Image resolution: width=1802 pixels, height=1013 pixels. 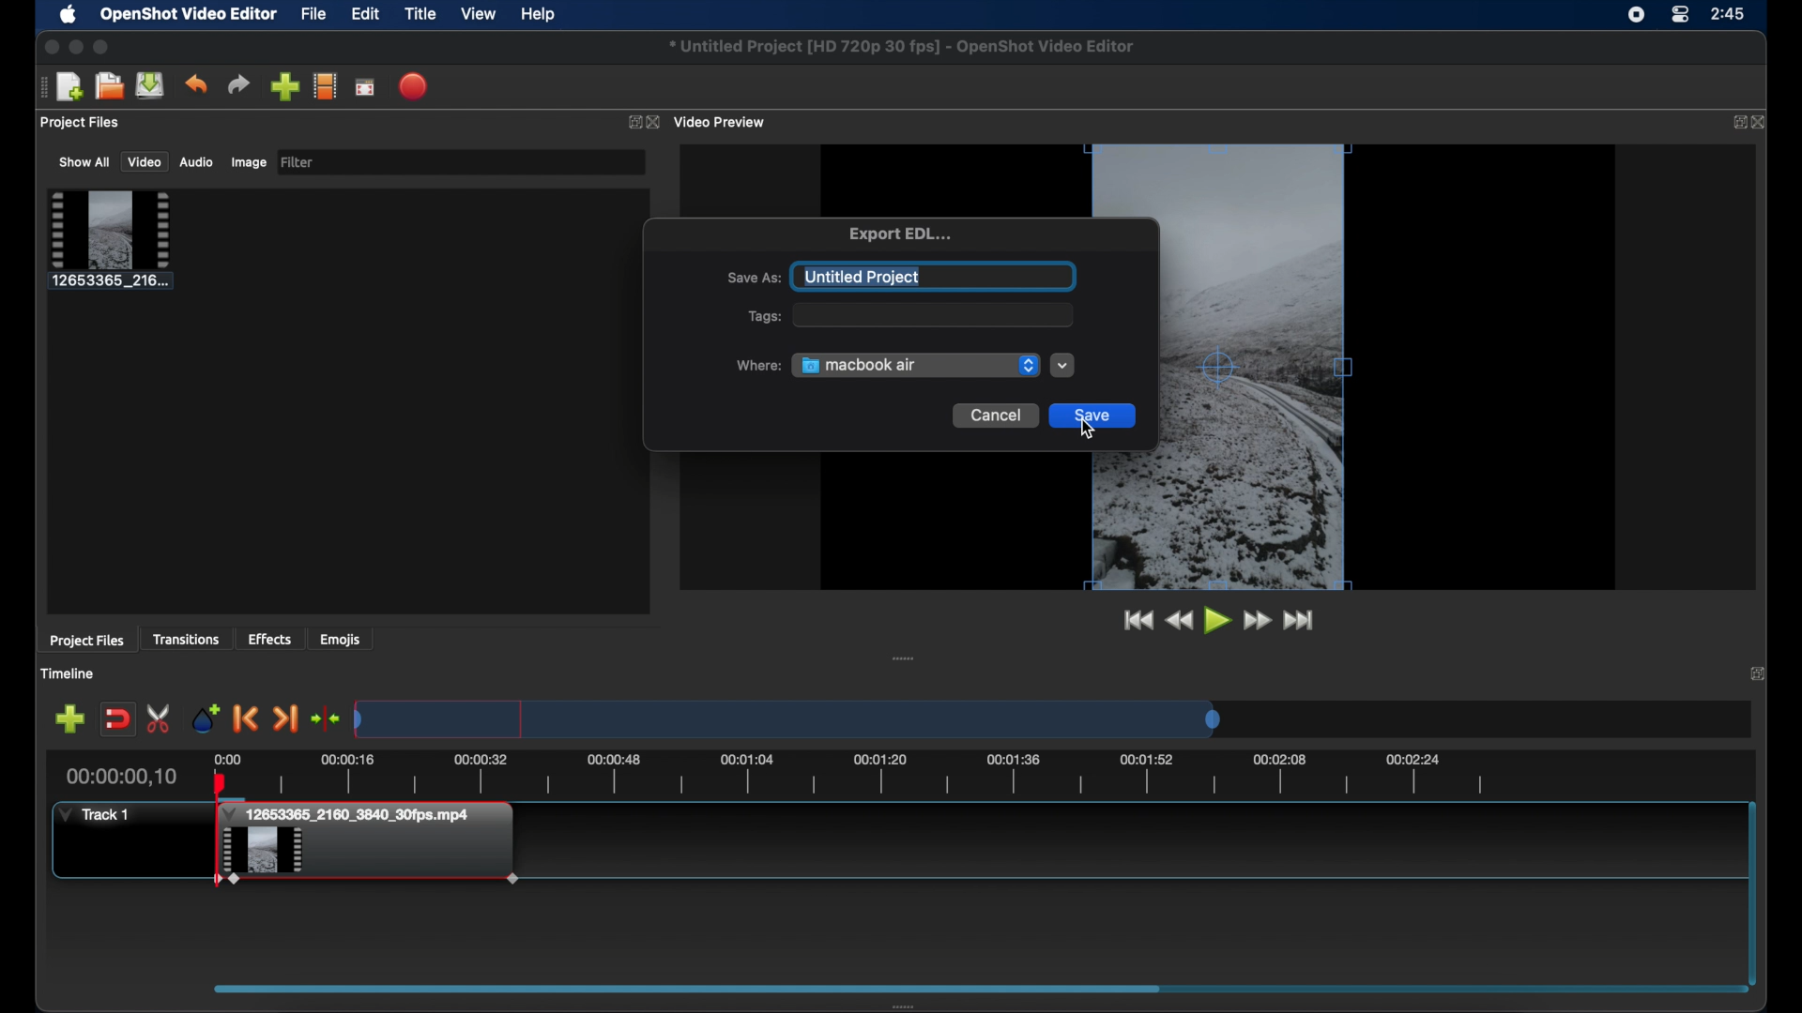 What do you see at coordinates (285, 87) in the screenshot?
I see `import files` at bounding box center [285, 87].